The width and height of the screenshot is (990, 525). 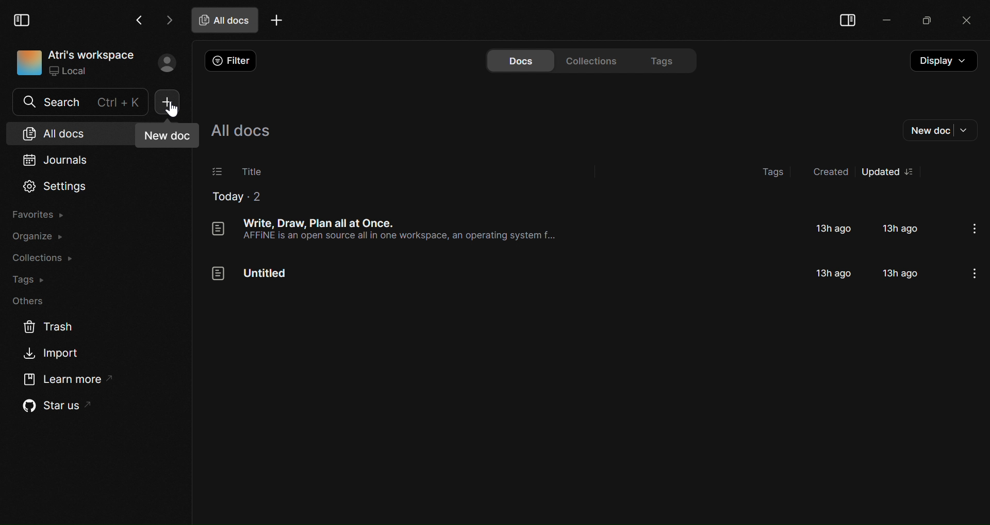 I want to click on Document titled "Write, Draw, Plan all at once", so click(x=319, y=223).